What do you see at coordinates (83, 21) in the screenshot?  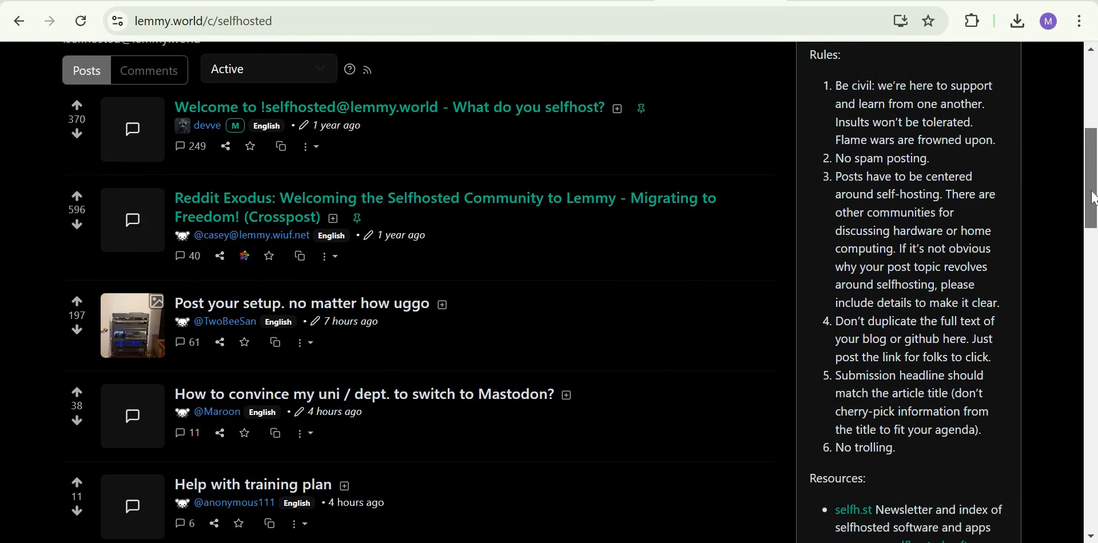 I see `Reload this page.` at bounding box center [83, 21].